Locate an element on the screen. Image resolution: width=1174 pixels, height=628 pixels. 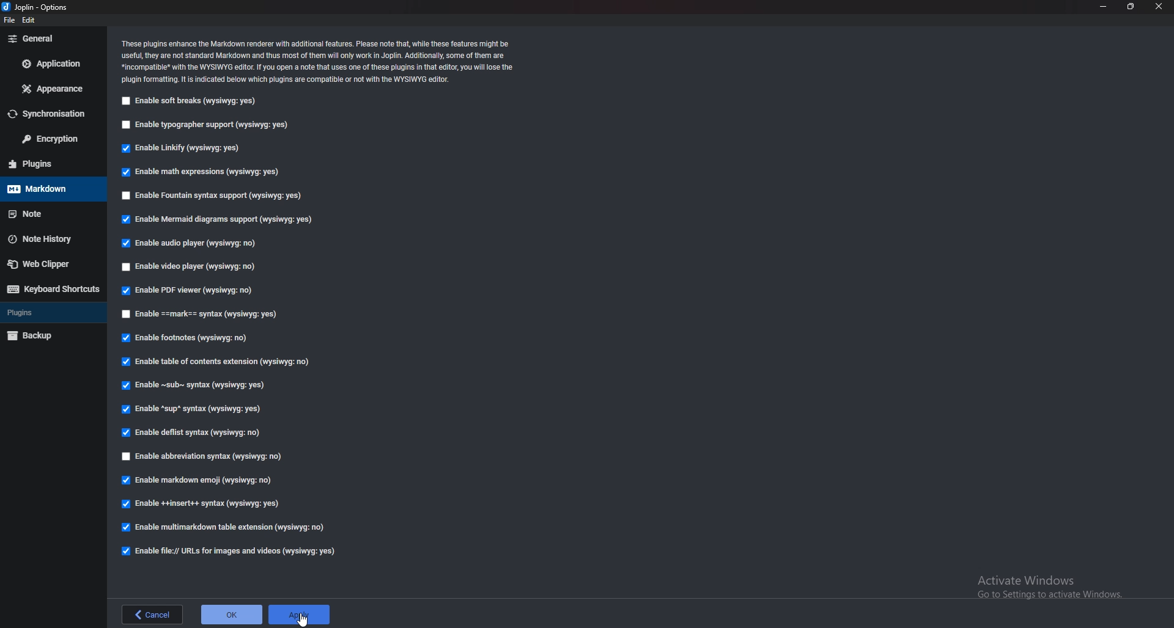
enable table of contents extension is located at coordinates (223, 363).